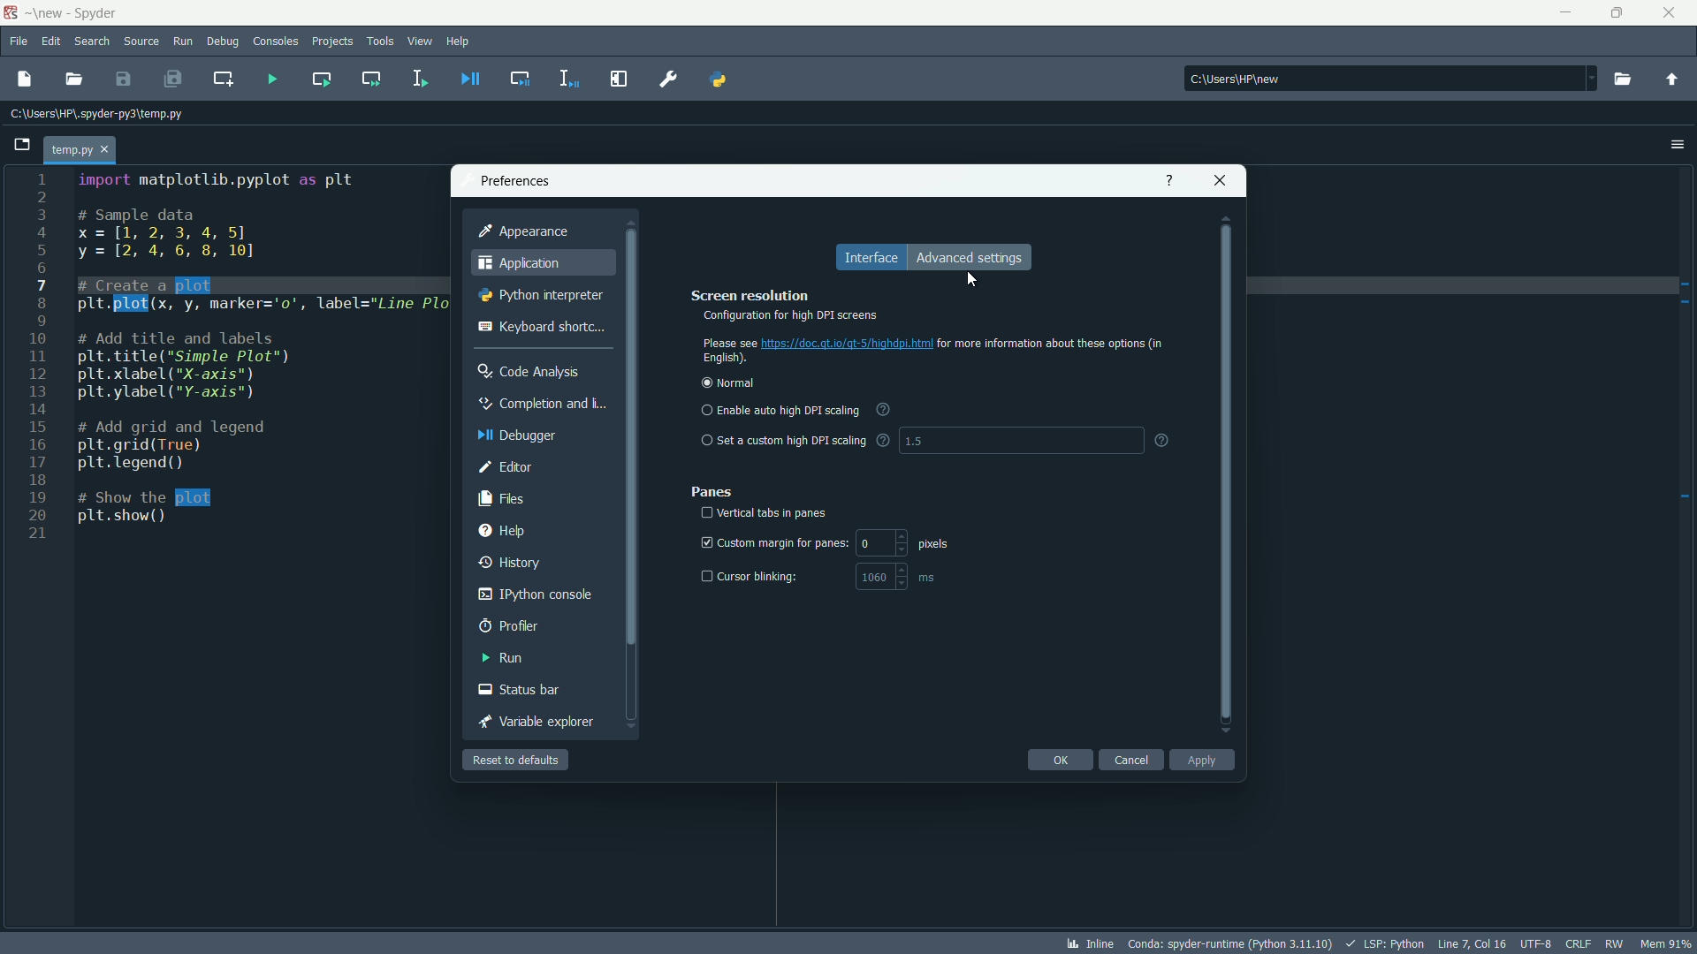  I want to click on line numbers, so click(34, 360).